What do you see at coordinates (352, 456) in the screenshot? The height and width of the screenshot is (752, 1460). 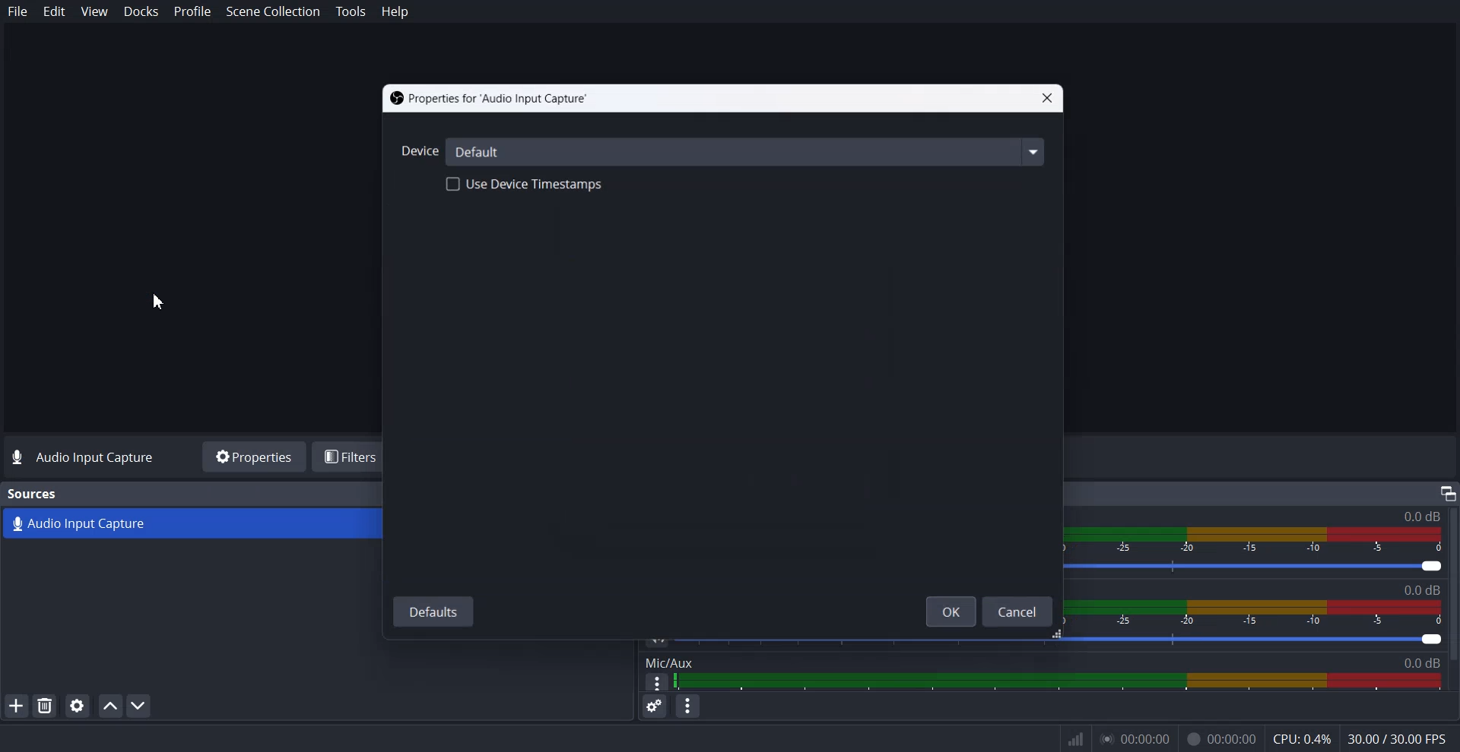 I see `Filters` at bounding box center [352, 456].